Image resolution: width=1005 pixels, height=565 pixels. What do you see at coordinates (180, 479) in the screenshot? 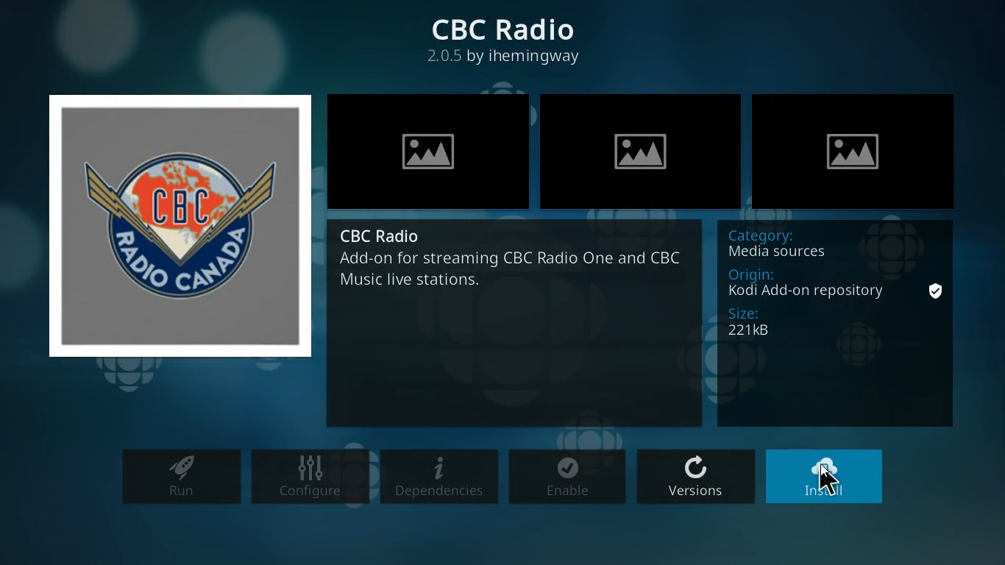
I see `run` at bounding box center [180, 479].